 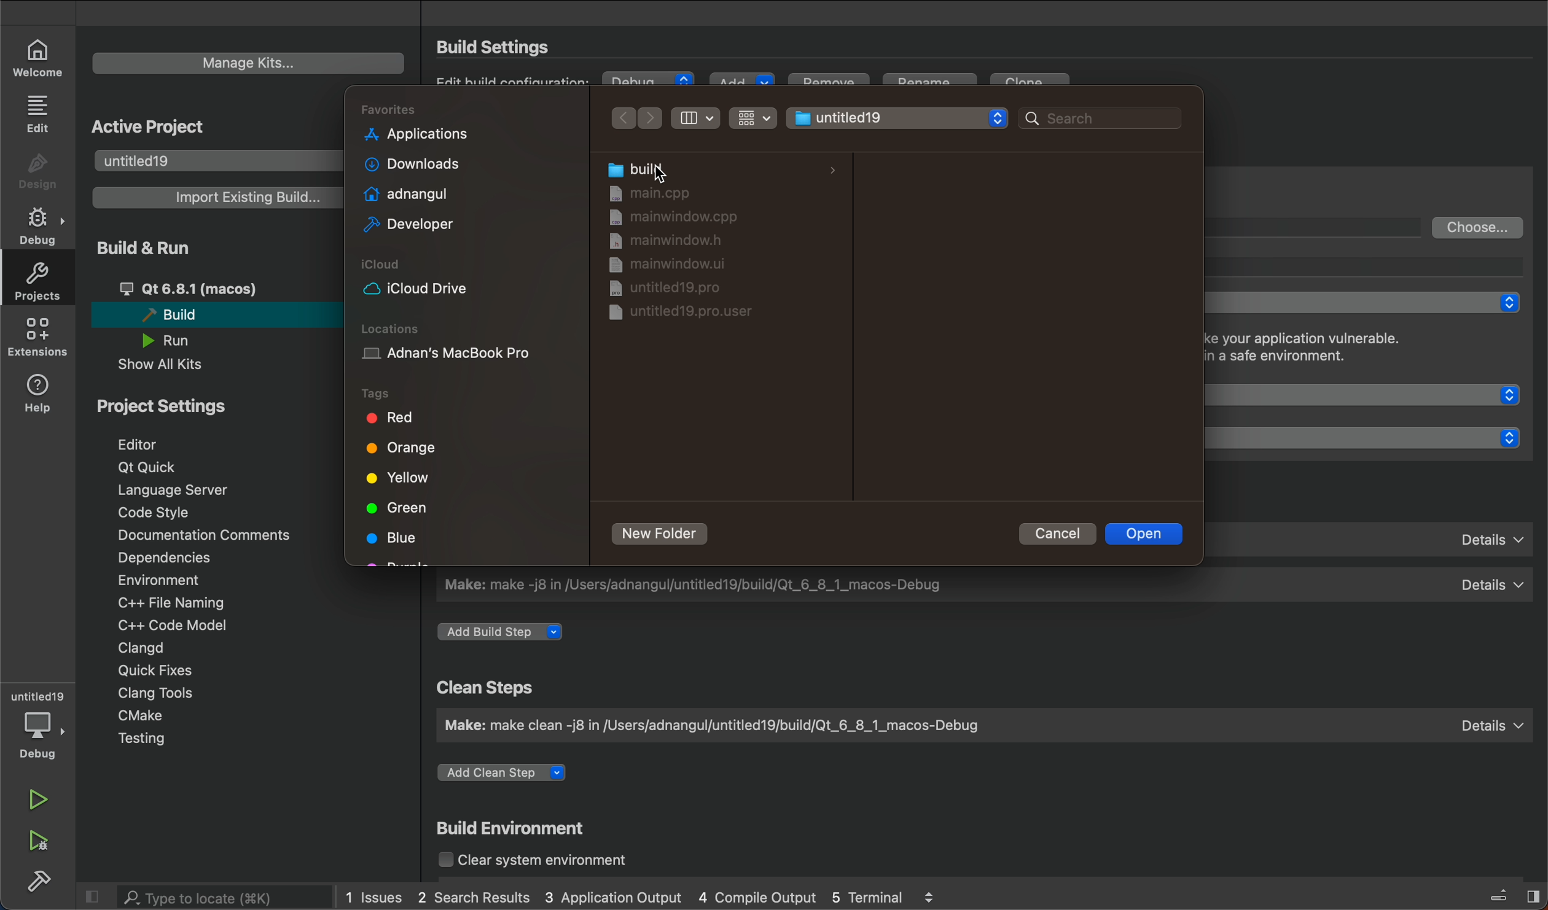 I want to click on help, so click(x=40, y=391).